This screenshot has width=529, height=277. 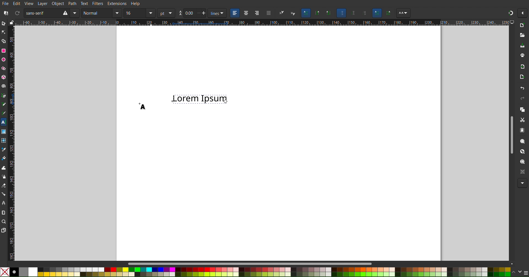 What do you see at coordinates (352, 13) in the screenshot?
I see `Scaling Objects settings` at bounding box center [352, 13].